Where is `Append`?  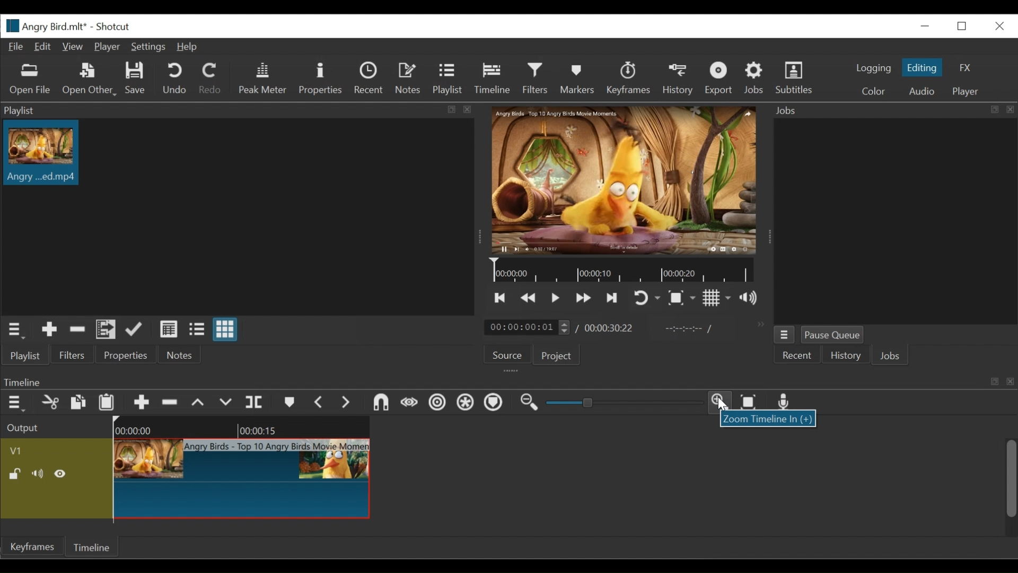 Append is located at coordinates (141, 402).